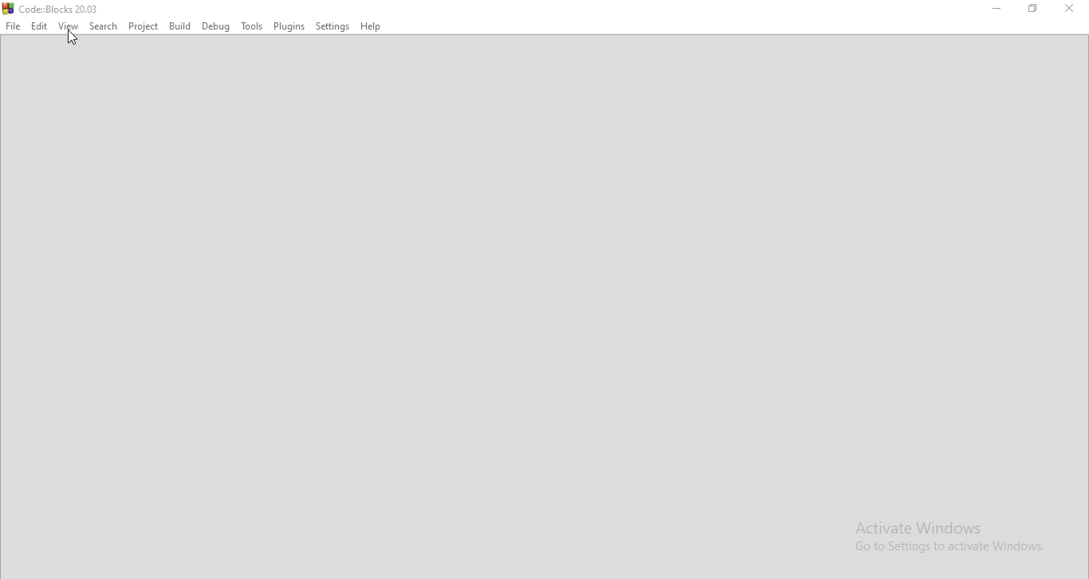 This screenshot has height=579, width=1089. I want to click on Build , so click(180, 26).